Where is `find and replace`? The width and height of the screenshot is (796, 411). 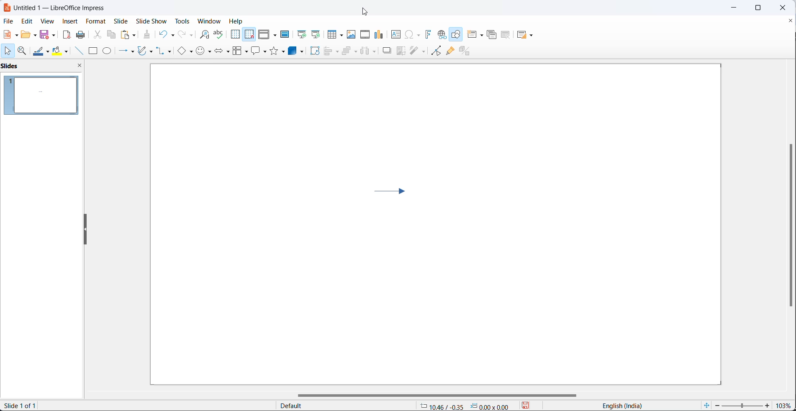
find and replace is located at coordinates (202, 34).